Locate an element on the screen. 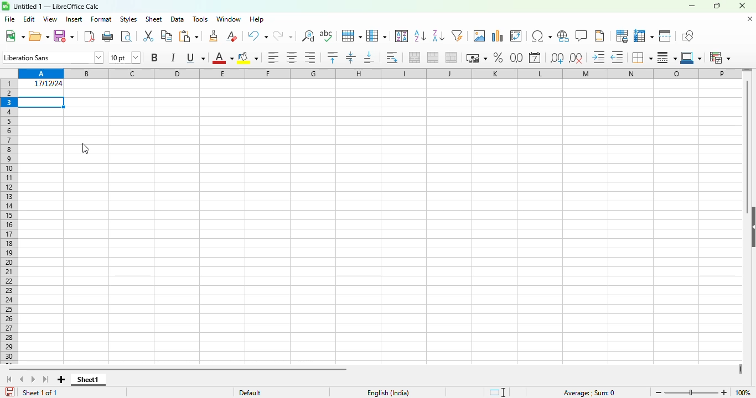  insert comment is located at coordinates (582, 36).